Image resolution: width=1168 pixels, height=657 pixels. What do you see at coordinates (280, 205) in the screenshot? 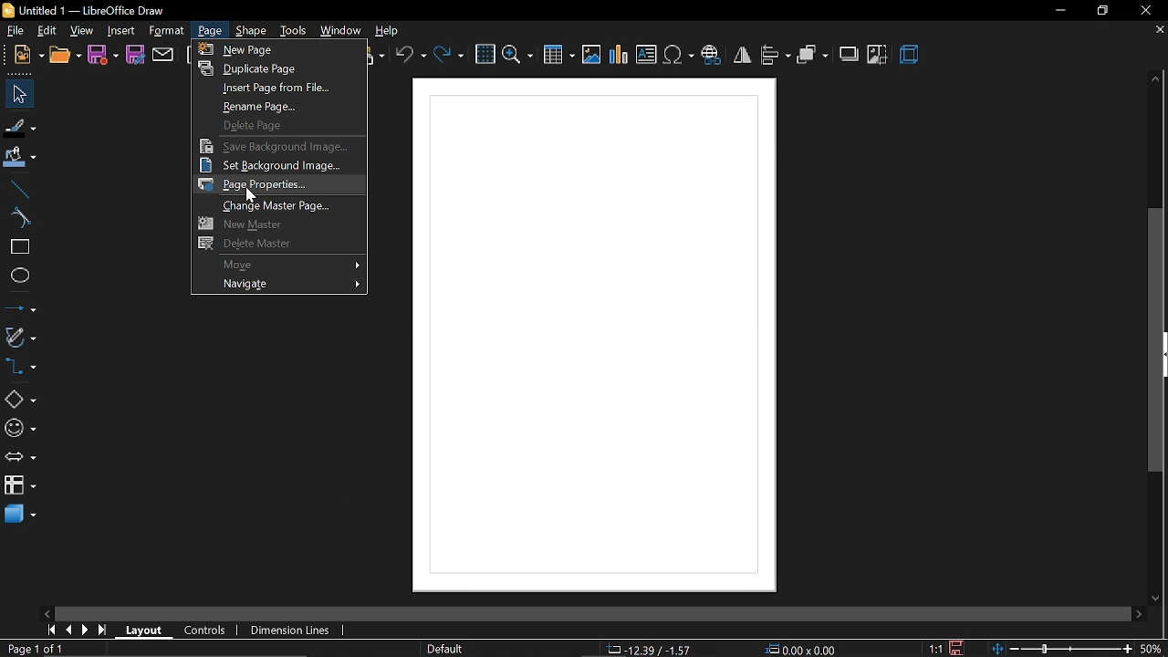
I see `change master page` at bounding box center [280, 205].